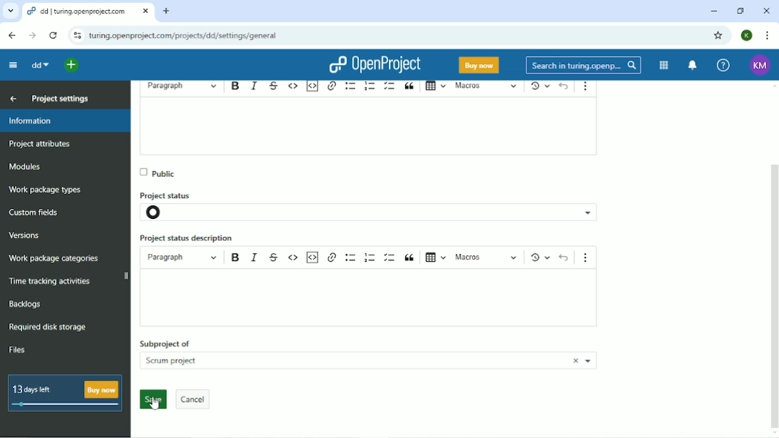  Describe the element at coordinates (767, 11) in the screenshot. I see `Close` at that location.